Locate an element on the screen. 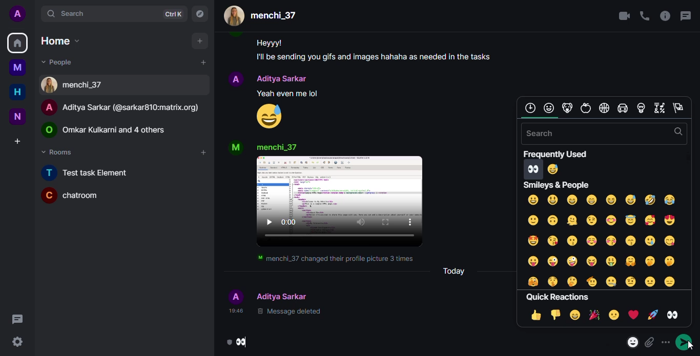 The height and width of the screenshot is (356, 700). time is located at coordinates (233, 311).